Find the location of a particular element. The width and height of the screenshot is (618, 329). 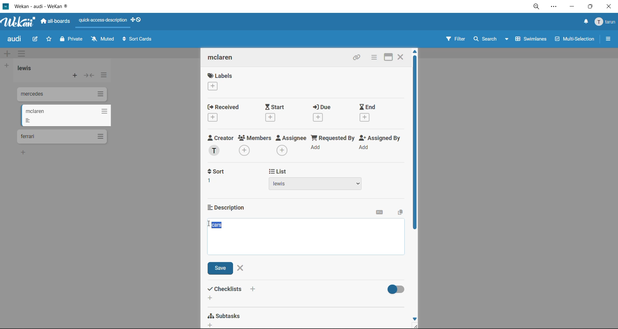

collapse is located at coordinates (89, 75).